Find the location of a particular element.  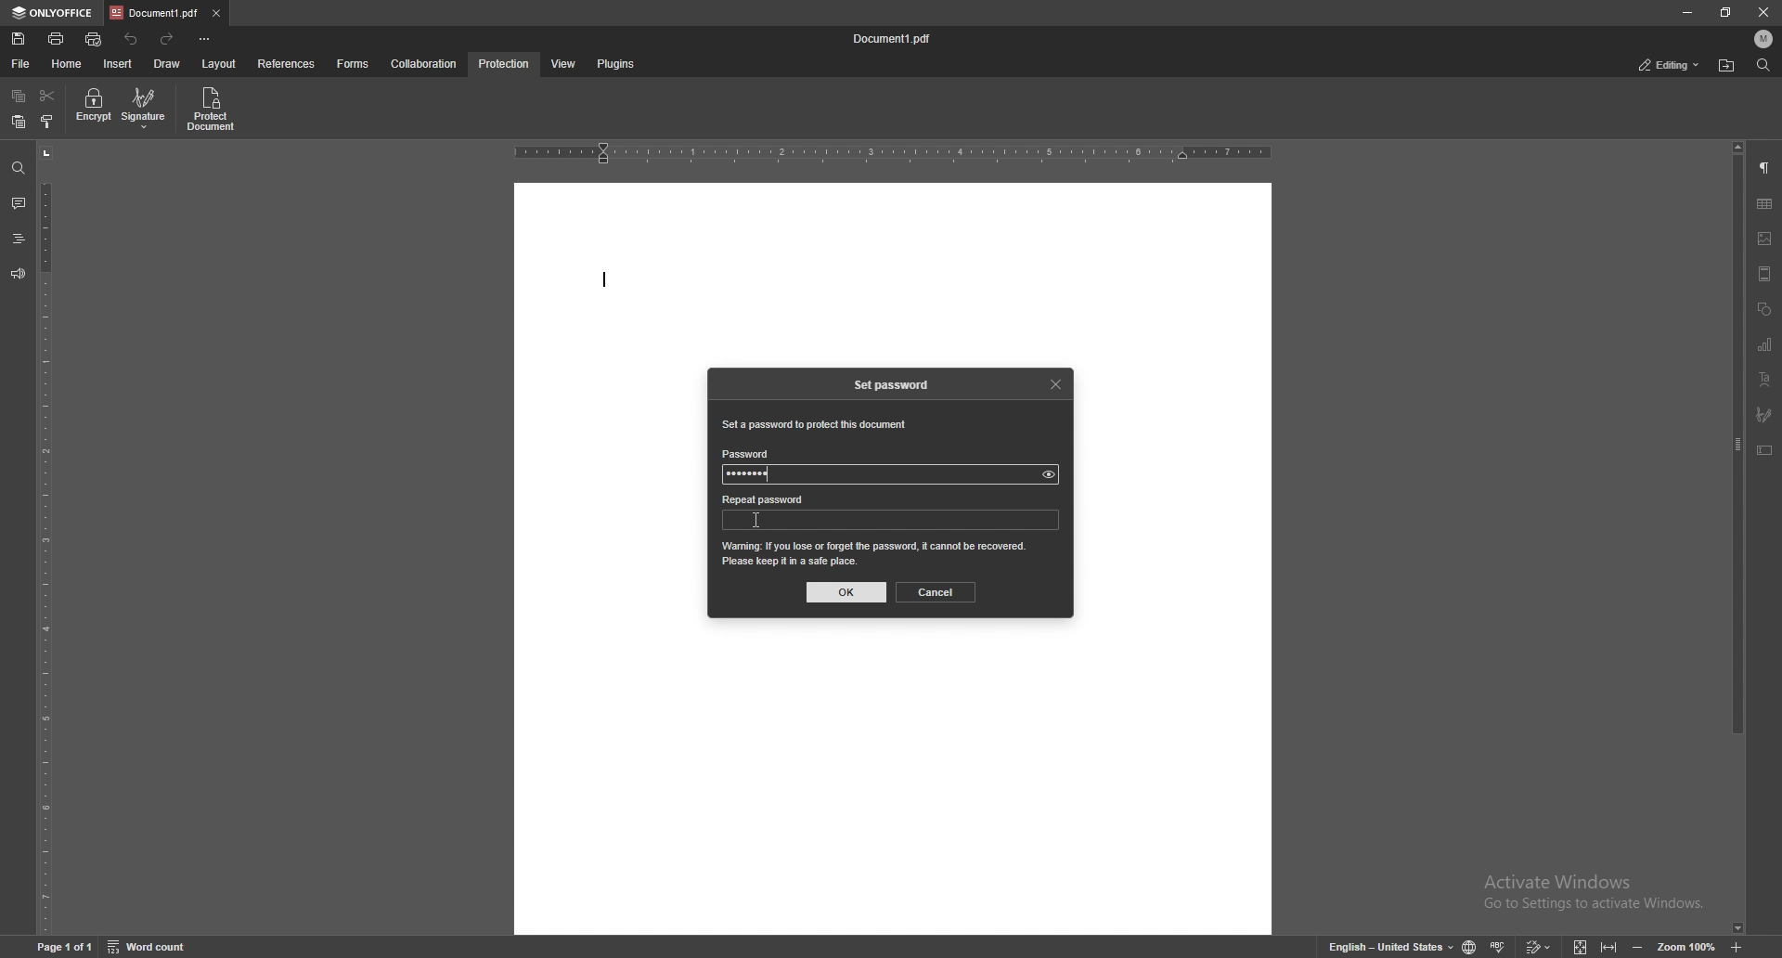

page is located at coordinates (64, 944).